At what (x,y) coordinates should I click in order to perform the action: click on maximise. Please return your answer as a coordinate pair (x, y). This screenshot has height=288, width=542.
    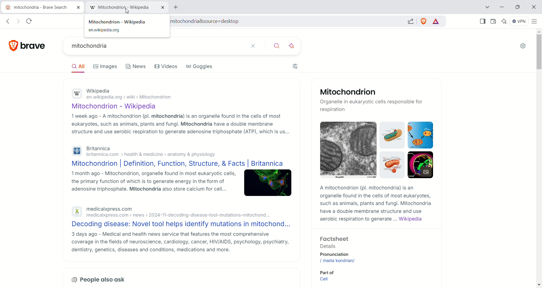
    Looking at the image, I should click on (518, 6).